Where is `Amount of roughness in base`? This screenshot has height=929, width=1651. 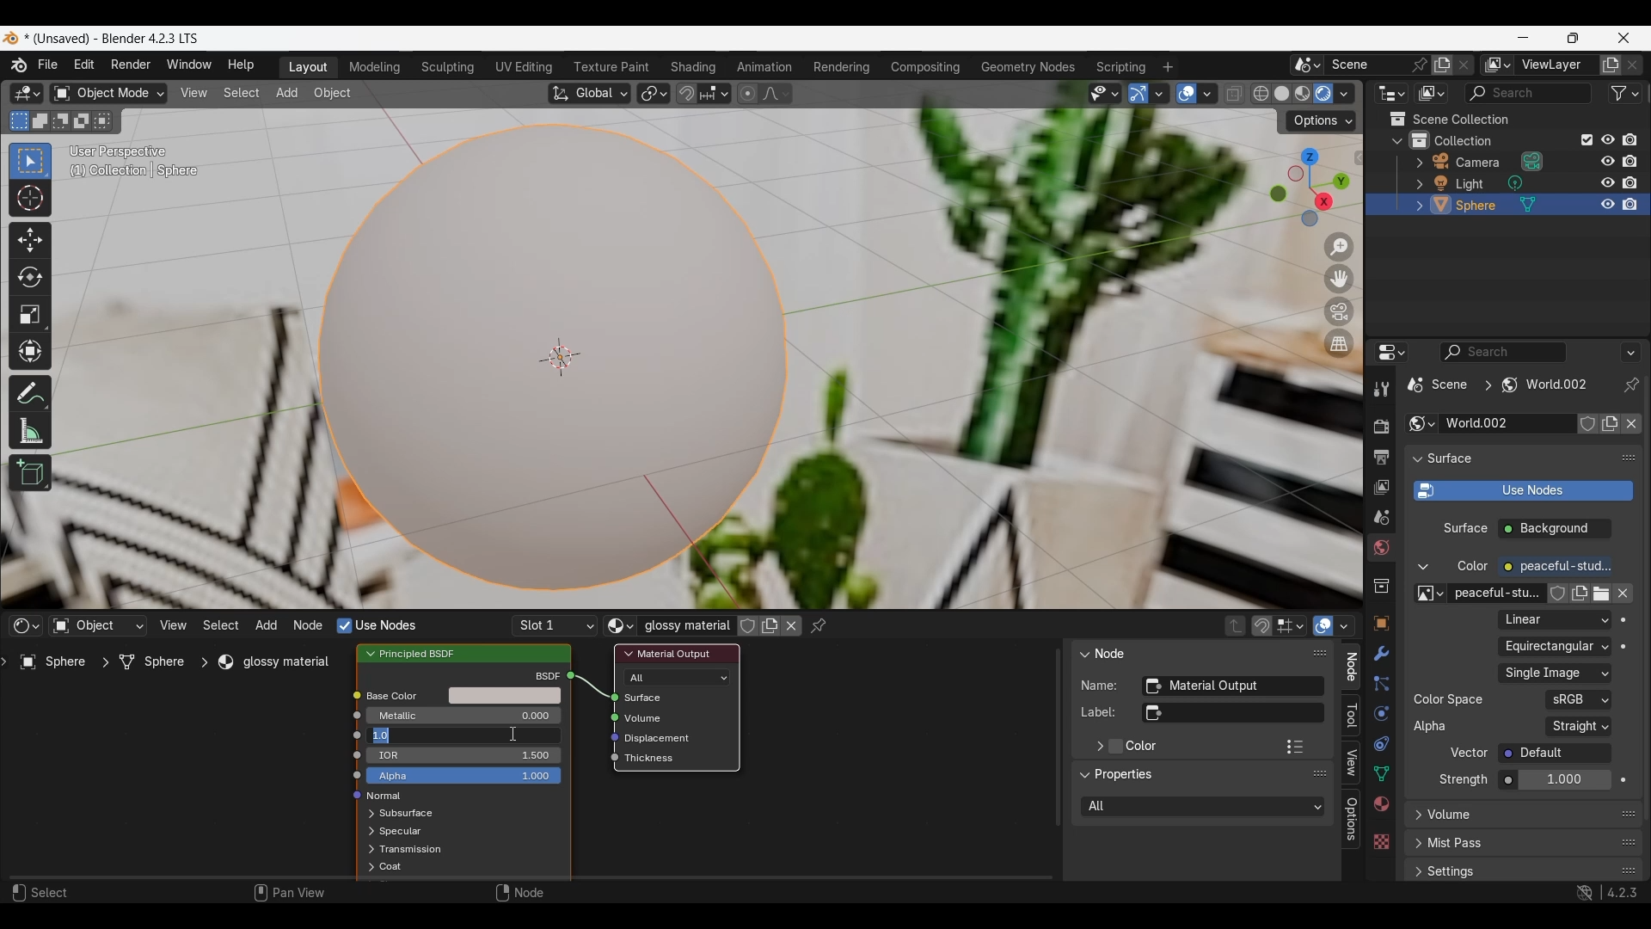 Amount of roughness in base is located at coordinates (463, 735).